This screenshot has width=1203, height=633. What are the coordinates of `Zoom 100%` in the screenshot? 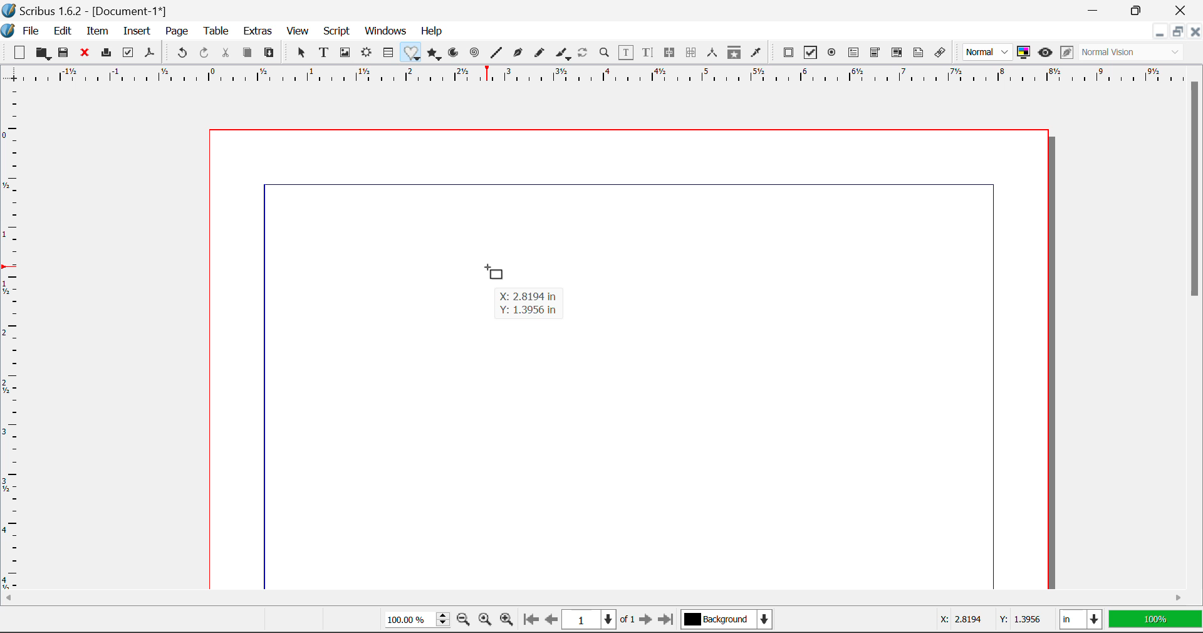 It's located at (414, 621).